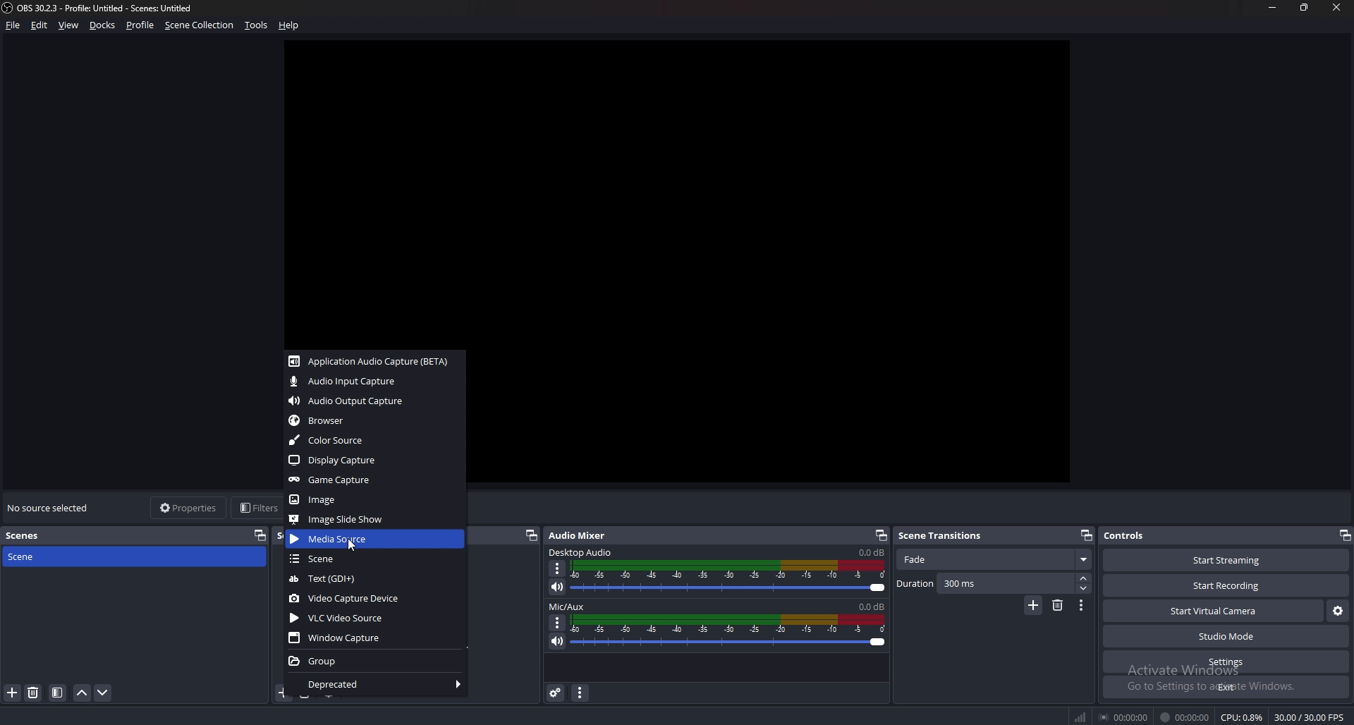  I want to click on Properties, so click(188, 507).